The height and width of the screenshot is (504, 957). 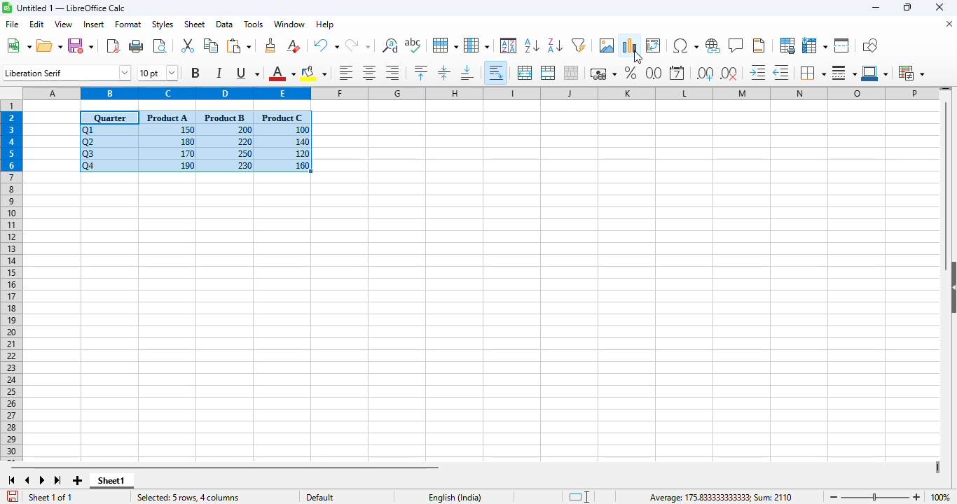 What do you see at coordinates (444, 72) in the screenshot?
I see `center vertically` at bounding box center [444, 72].